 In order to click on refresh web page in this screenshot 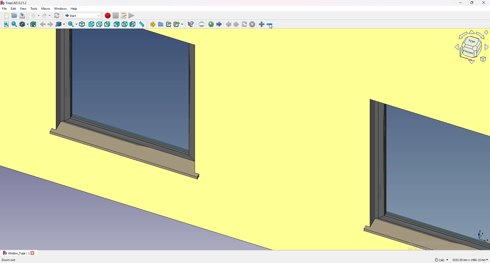, I will do `click(245, 24)`.